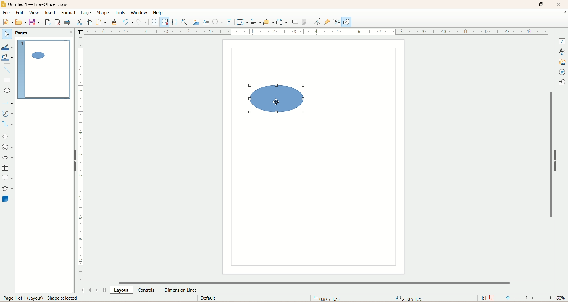  I want to click on close, so click(561, 4).